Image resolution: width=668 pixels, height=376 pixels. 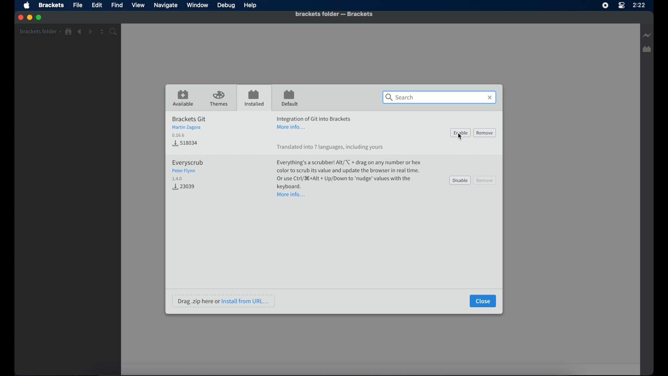 What do you see at coordinates (197, 5) in the screenshot?
I see `window` at bounding box center [197, 5].